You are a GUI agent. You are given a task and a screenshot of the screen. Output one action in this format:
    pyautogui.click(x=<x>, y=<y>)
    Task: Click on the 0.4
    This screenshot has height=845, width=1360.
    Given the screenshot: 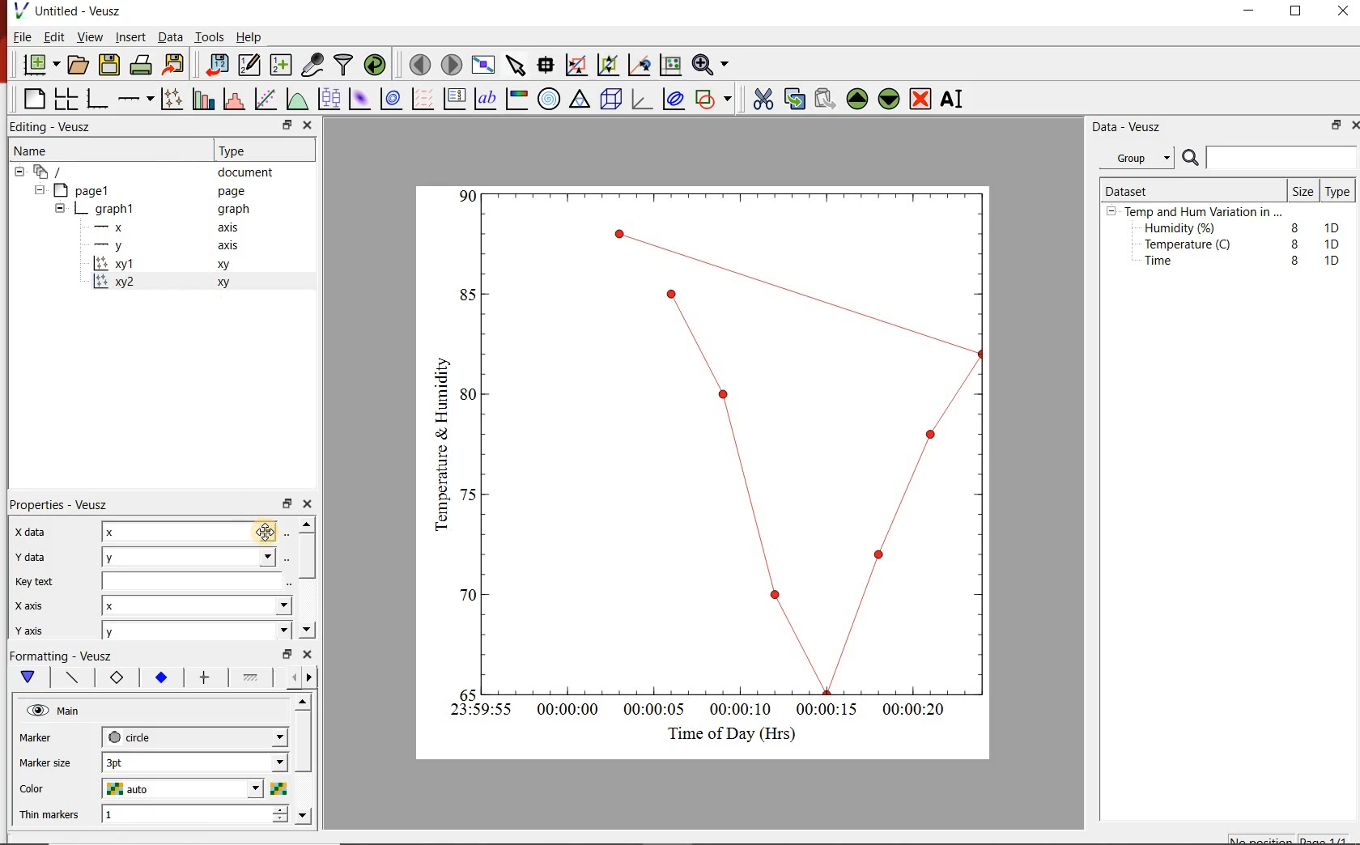 What is the action you would take?
    pyautogui.click(x=468, y=495)
    